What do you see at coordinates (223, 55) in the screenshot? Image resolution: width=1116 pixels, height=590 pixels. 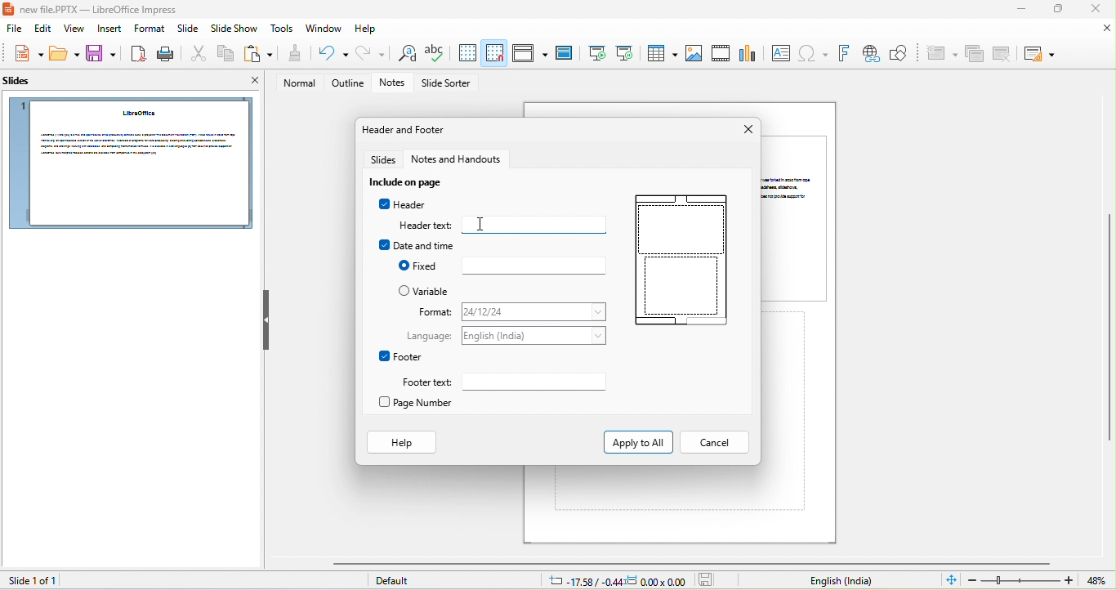 I see `copy` at bounding box center [223, 55].